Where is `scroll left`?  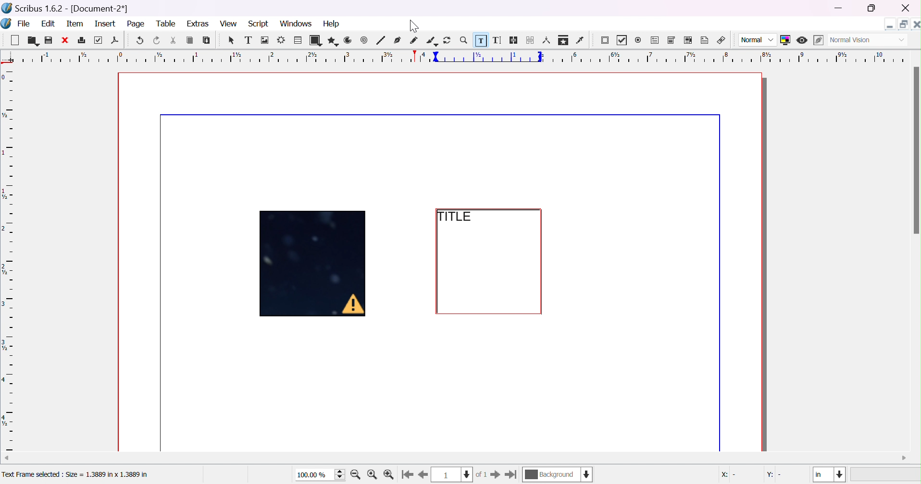 scroll left is located at coordinates (6, 457).